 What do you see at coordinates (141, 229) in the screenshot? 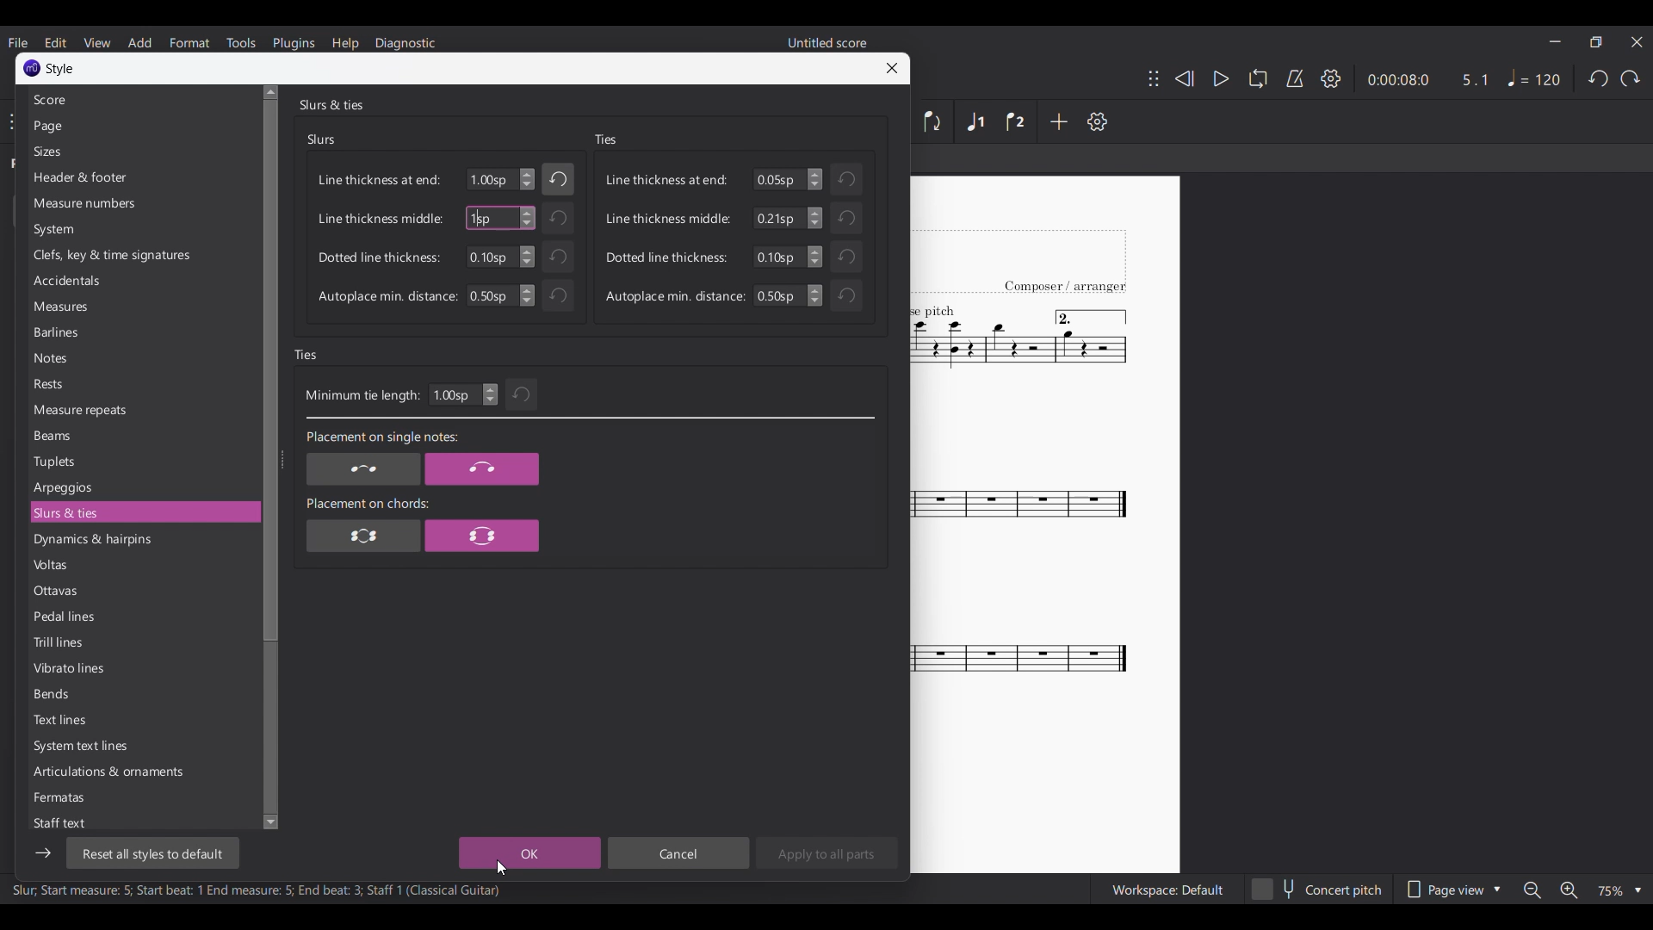
I see `System` at bounding box center [141, 229].